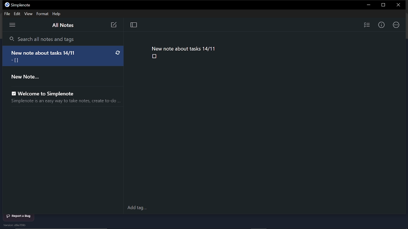 The width and height of the screenshot is (408, 229). What do you see at coordinates (368, 5) in the screenshot?
I see `Minimize` at bounding box center [368, 5].